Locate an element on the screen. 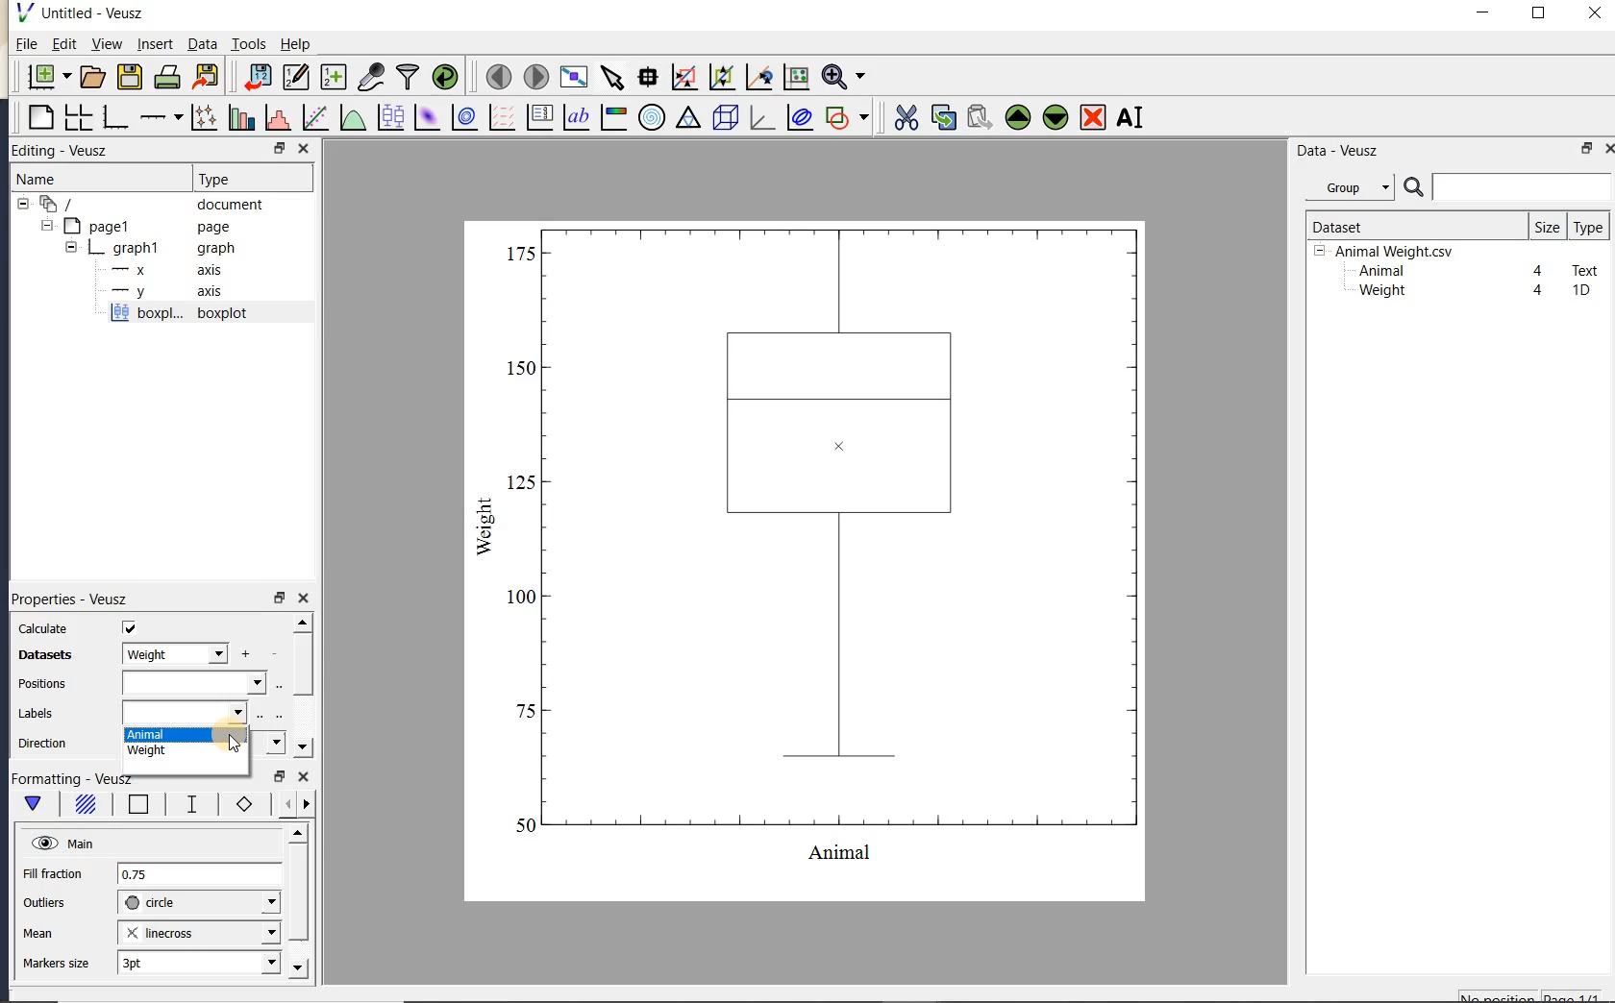 This screenshot has height=1003, width=1615. 0.75 is located at coordinates (199, 875).